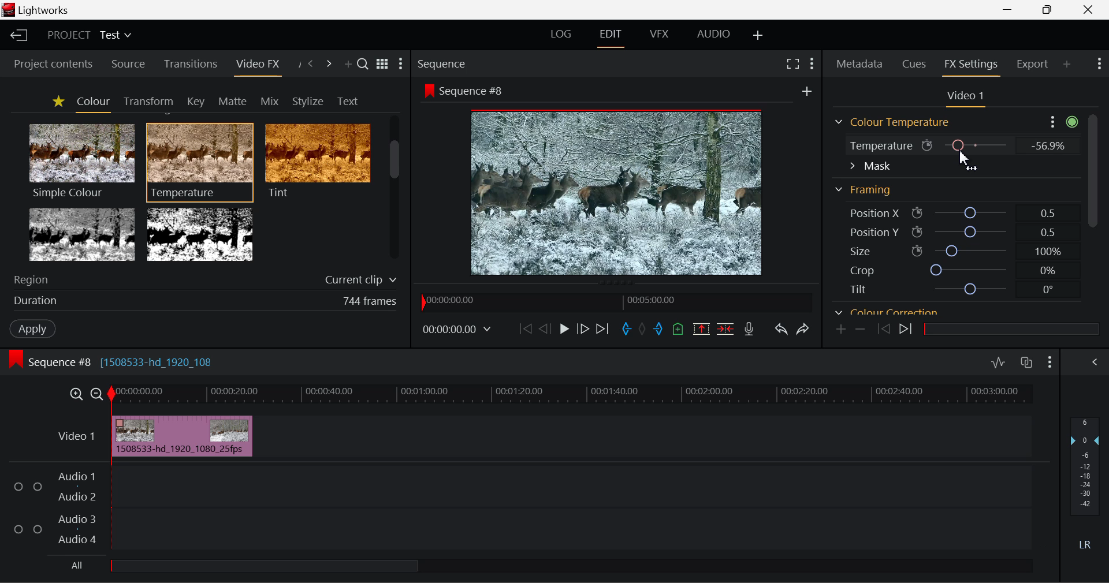  What do you see at coordinates (582, 330) in the screenshot?
I see `Go Forward` at bounding box center [582, 330].